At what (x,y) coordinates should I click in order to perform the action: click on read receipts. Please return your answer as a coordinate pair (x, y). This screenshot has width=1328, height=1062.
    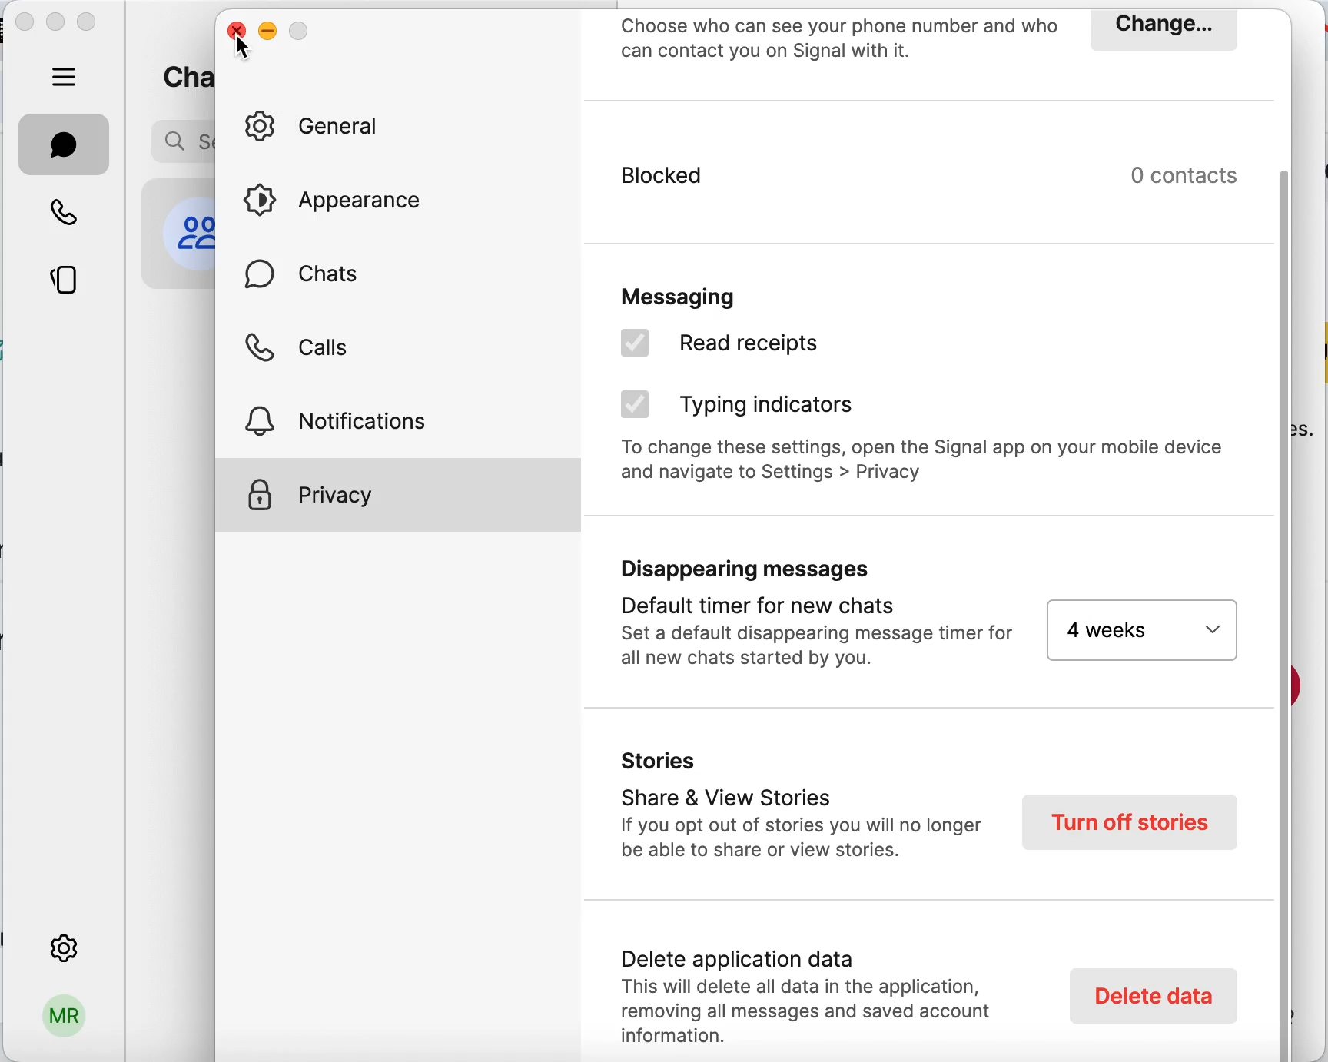
    Looking at the image, I should click on (775, 347).